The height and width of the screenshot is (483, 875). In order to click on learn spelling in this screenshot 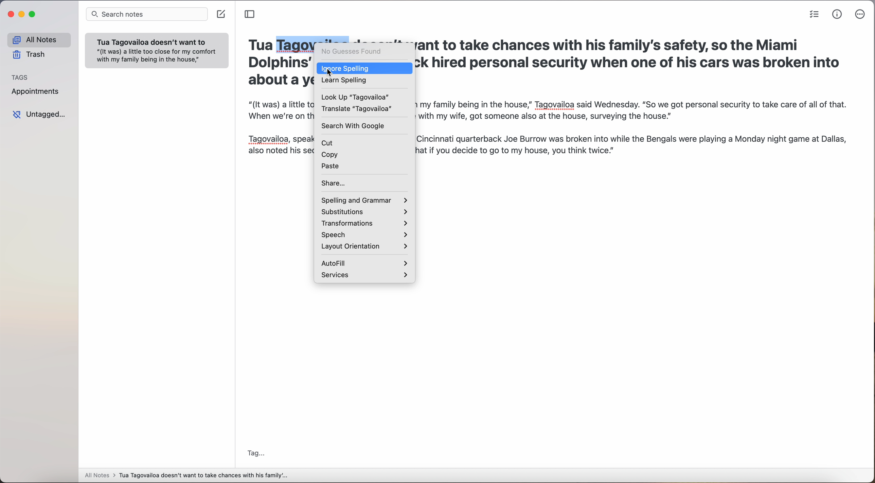, I will do `click(348, 81)`.